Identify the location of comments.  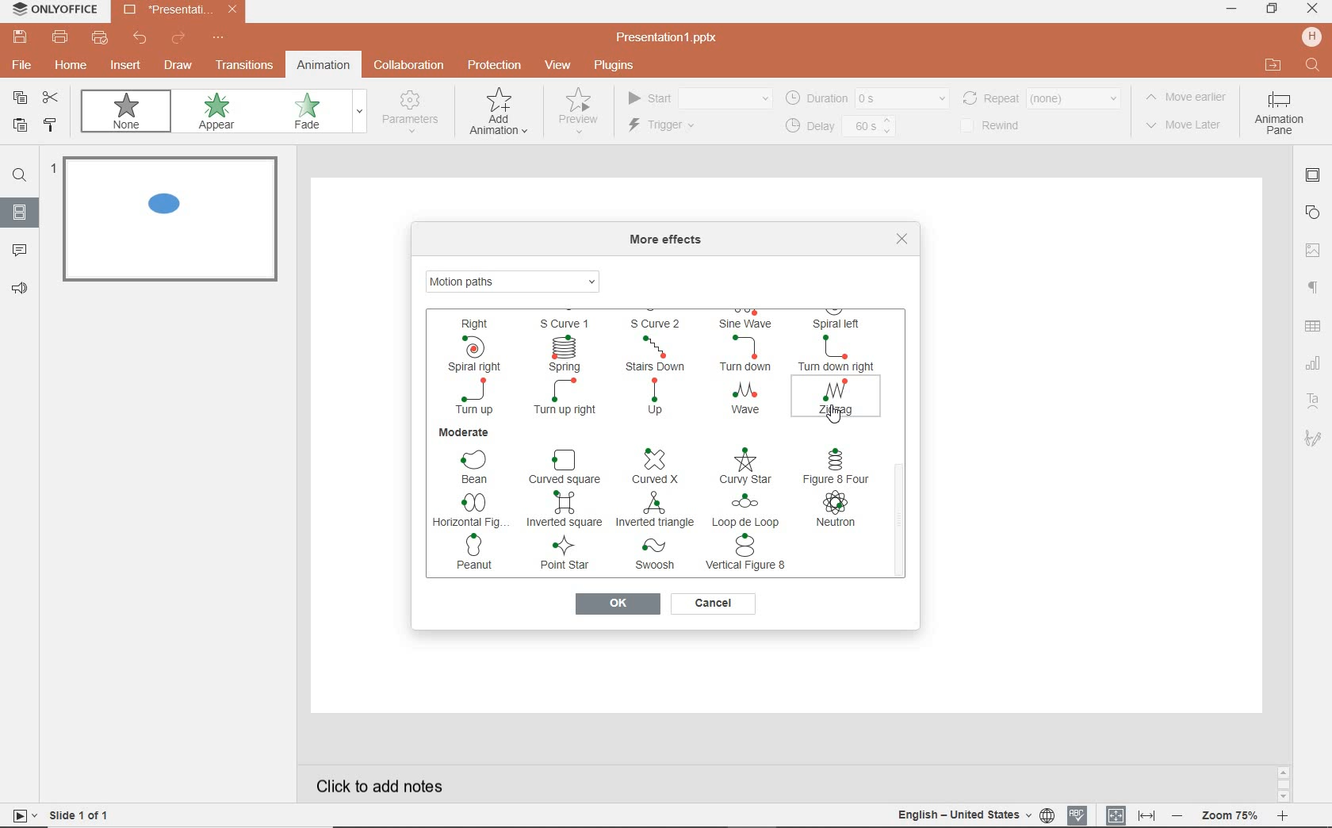
(21, 251).